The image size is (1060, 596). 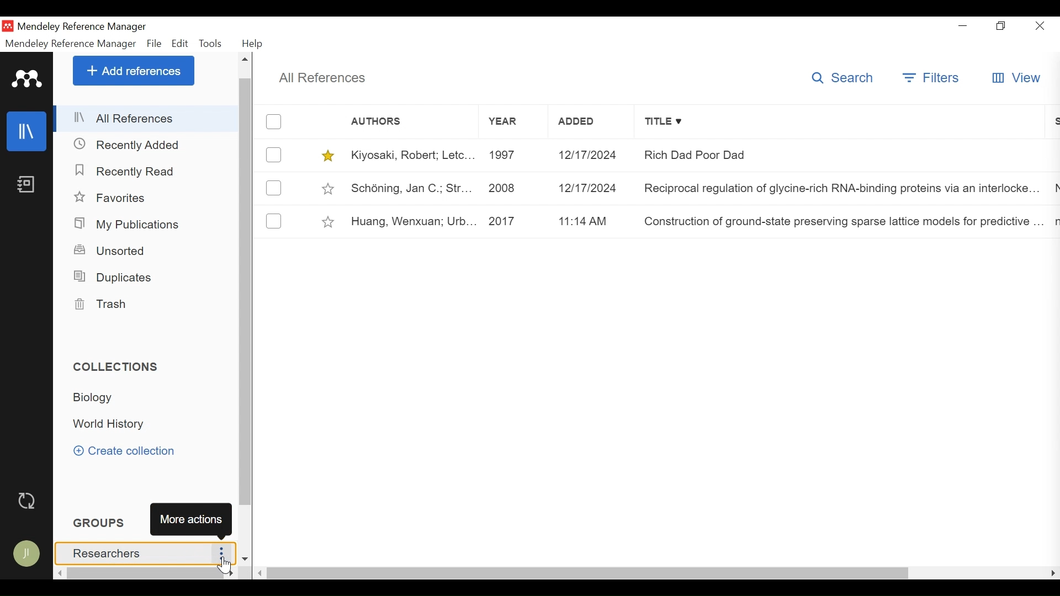 What do you see at coordinates (100, 398) in the screenshot?
I see `Biology` at bounding box center [100, 398].